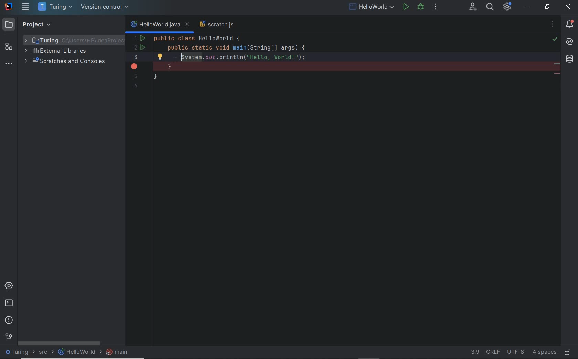  I want to click on more tool windows, so click(8, 64).